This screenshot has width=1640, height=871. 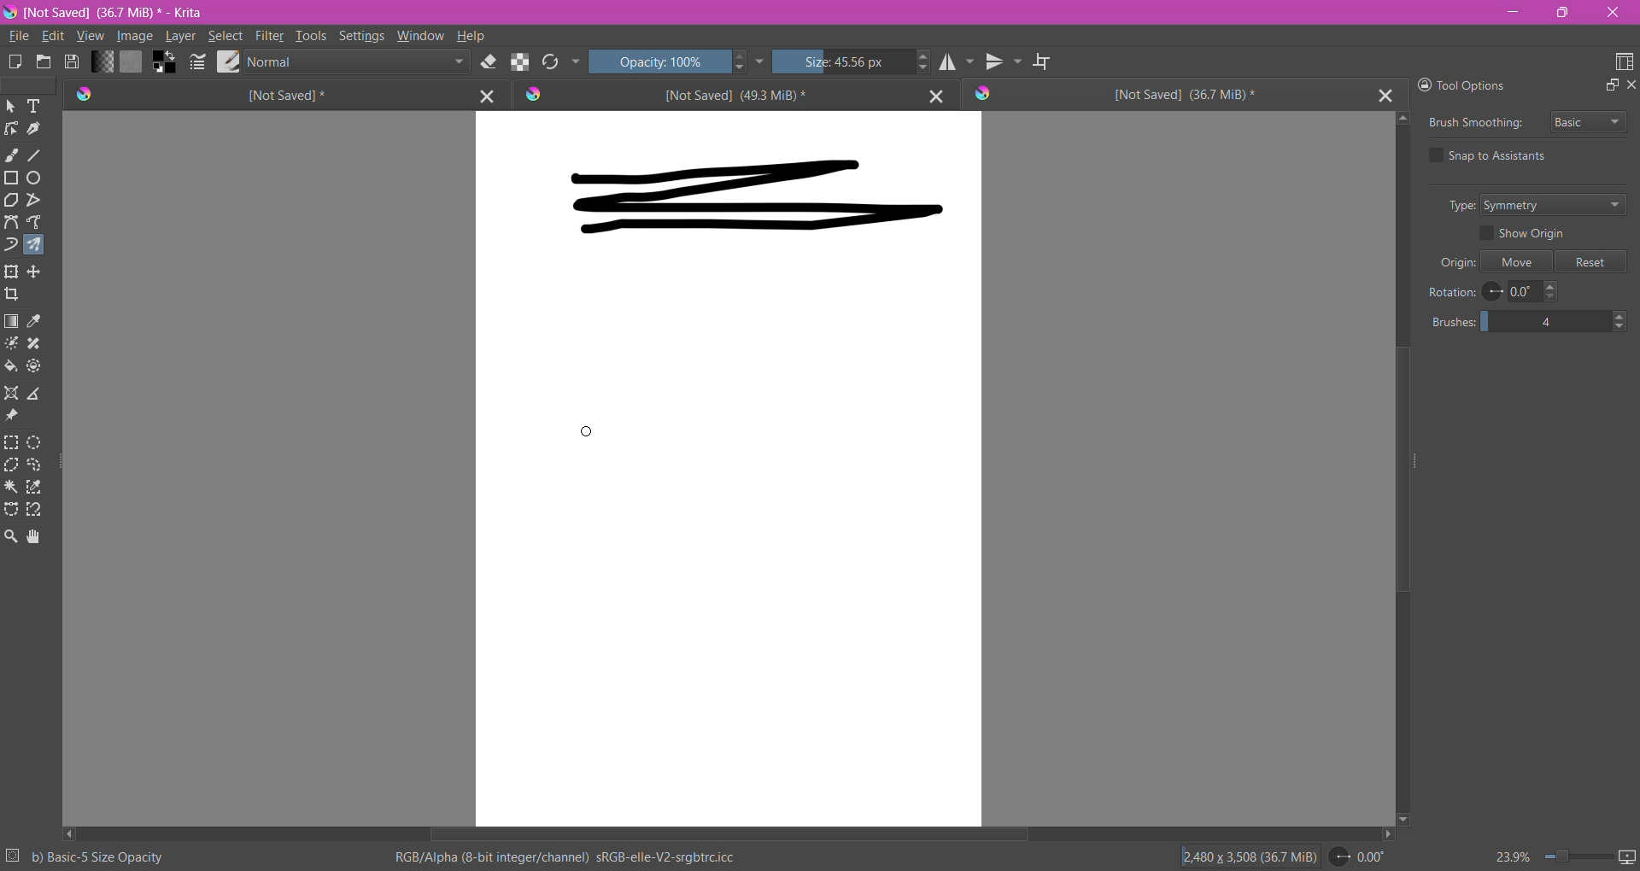 What do you see at coordinates (37, 128) in the screenshot?
I see `Calligraphy` at bounding box center [37, 128].